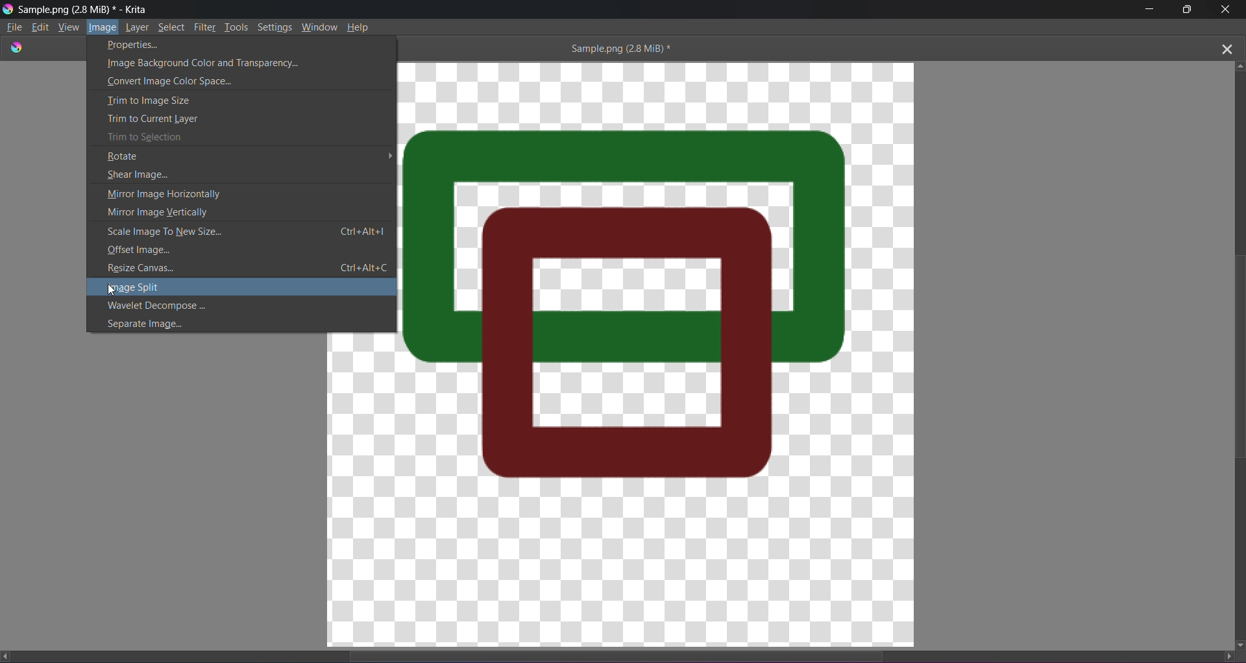 The image size is (1246, 663). Describe the element at coordinates (243, 63) in the screenshot. I see `Image Background Color and Transparency` at that location.